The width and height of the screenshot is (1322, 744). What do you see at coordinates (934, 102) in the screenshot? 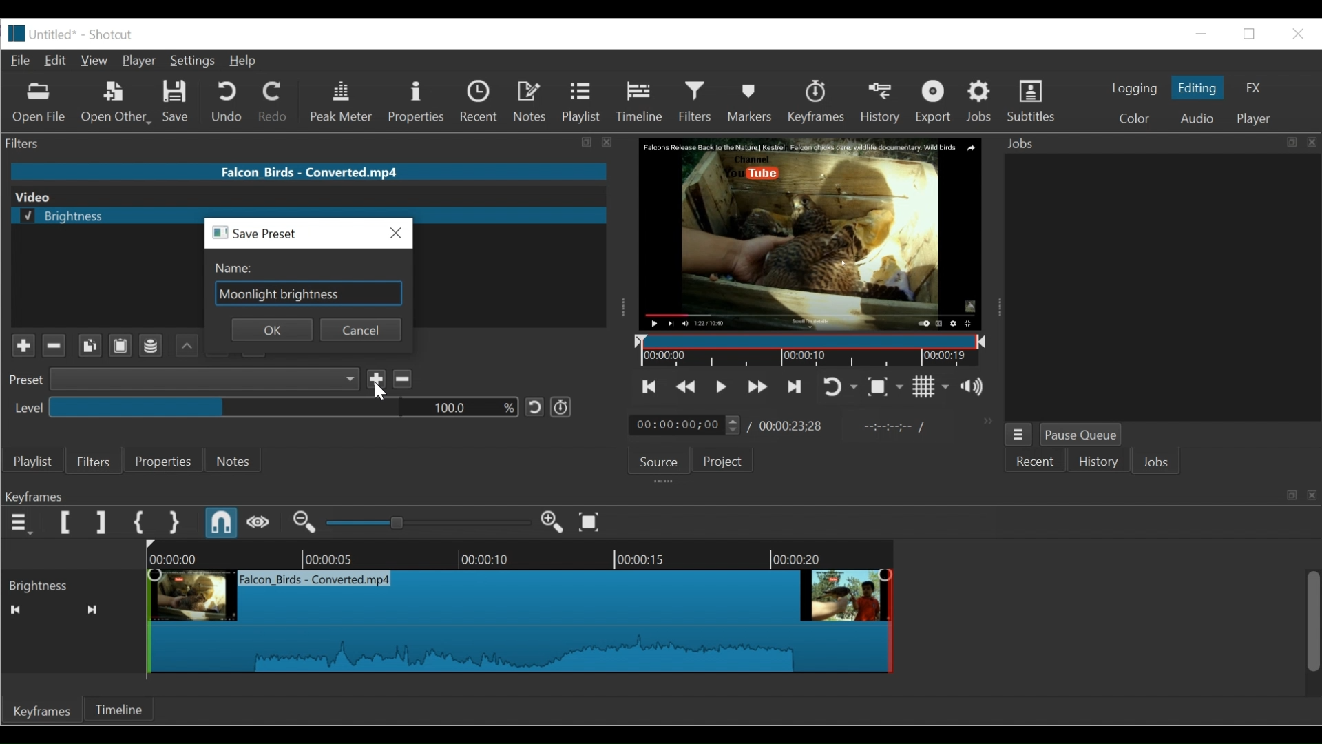
I see `Export` at bounding box center [934, 102].